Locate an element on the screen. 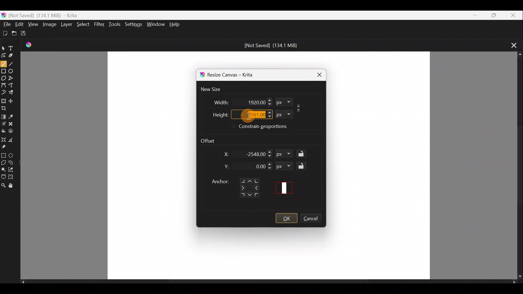 The height and width of the screenshot is (294, 523). New size is located at coordinates (214, 90).